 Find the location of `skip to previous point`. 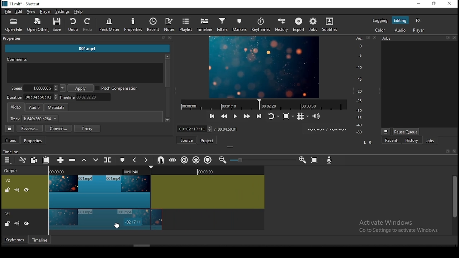

skip to previous point is located at coordinates (212, 115).